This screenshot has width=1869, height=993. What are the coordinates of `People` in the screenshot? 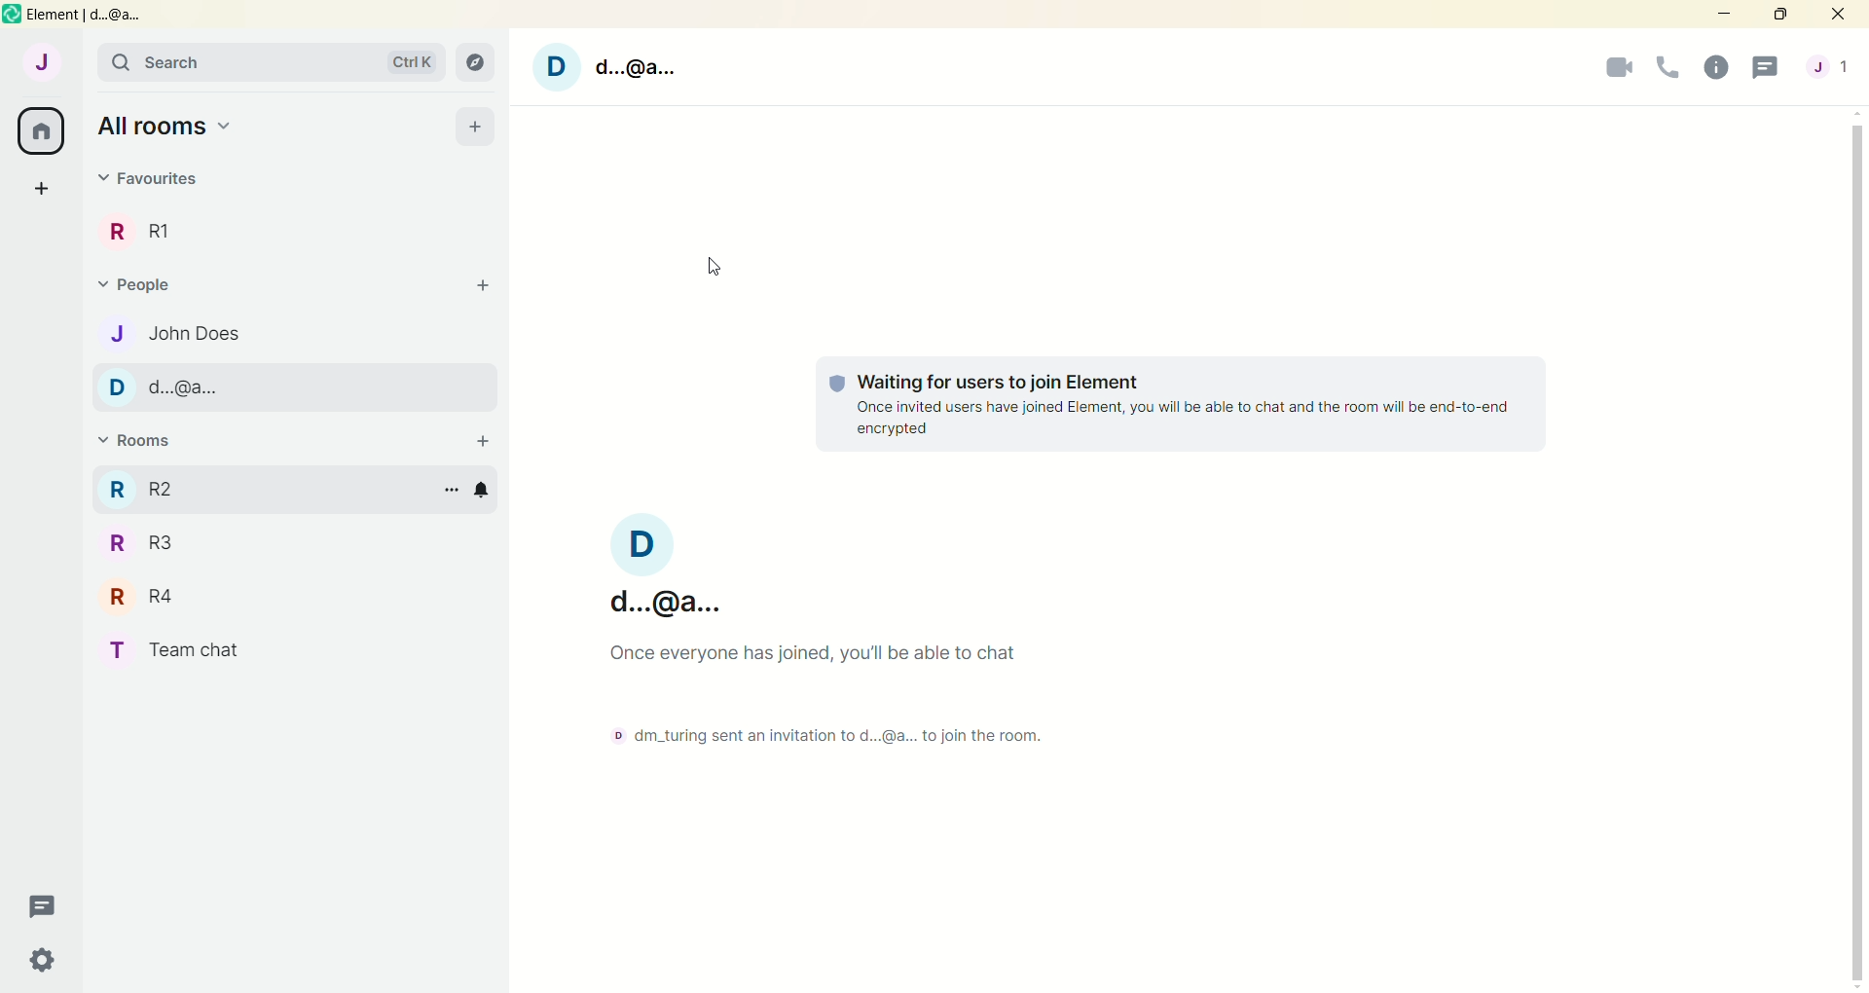 It's located at (150, 179).